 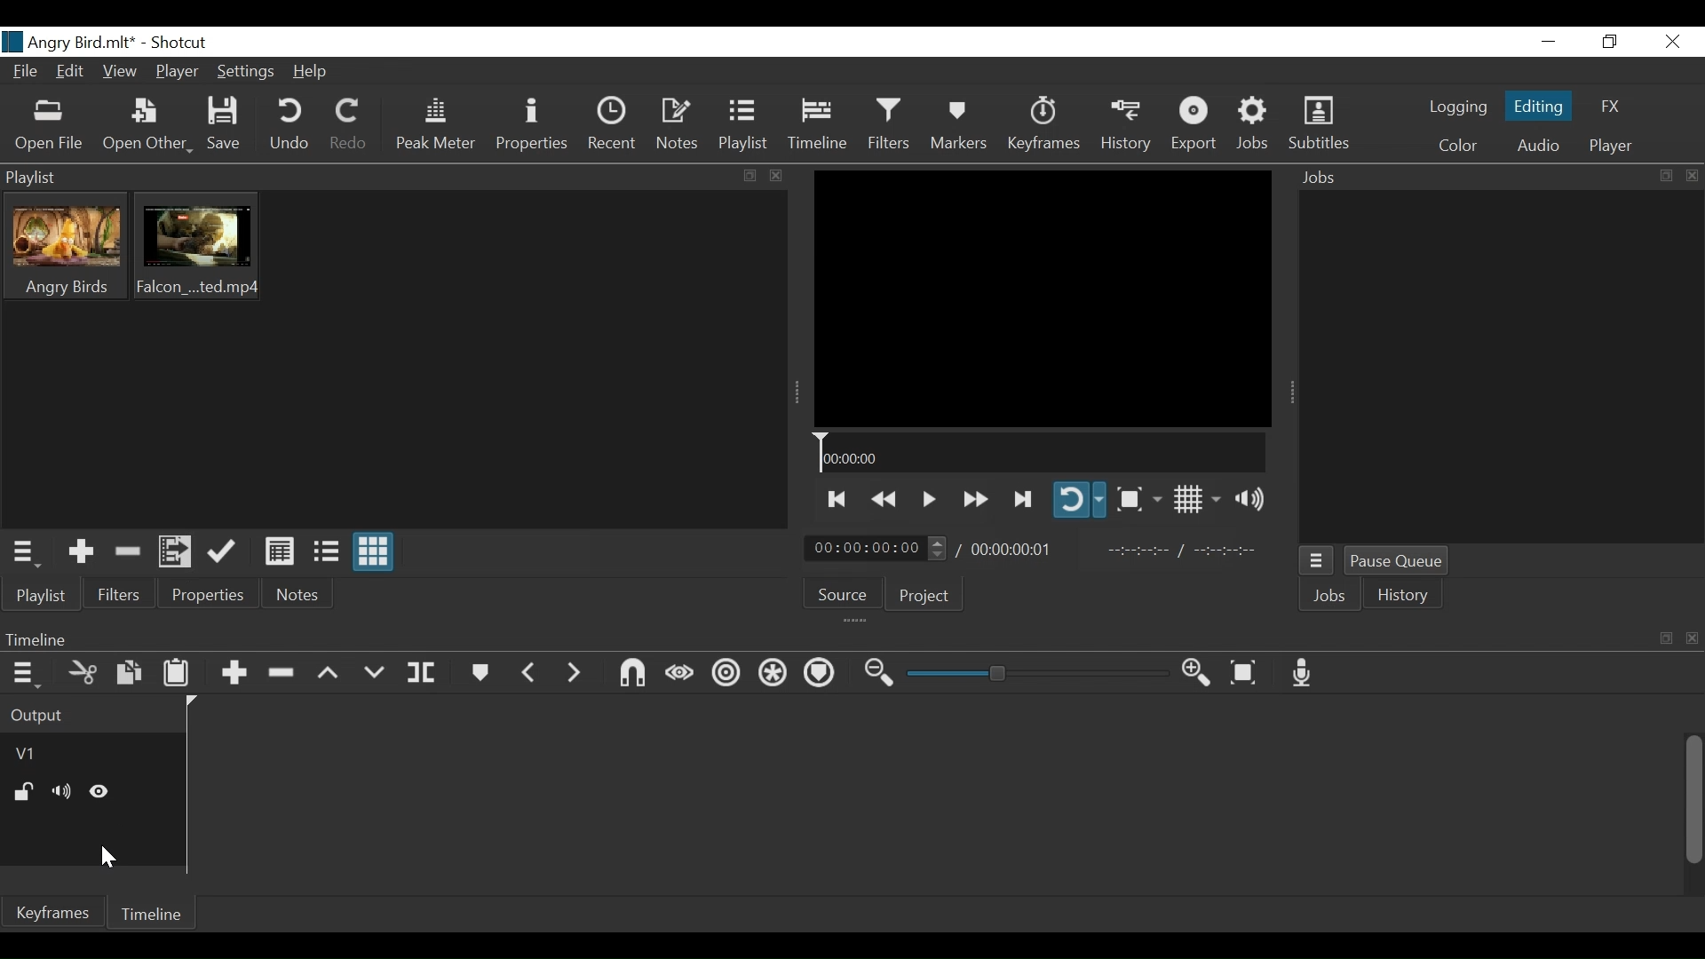 I want to click on Save, so click(x=225, y=127).